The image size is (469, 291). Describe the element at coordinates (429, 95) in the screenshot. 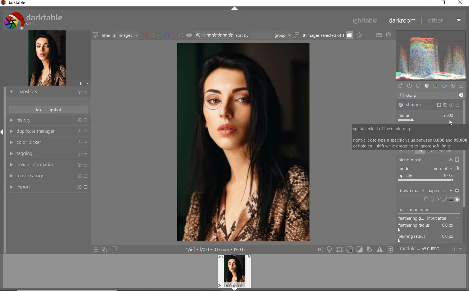

I see `search modules by name` at that location.